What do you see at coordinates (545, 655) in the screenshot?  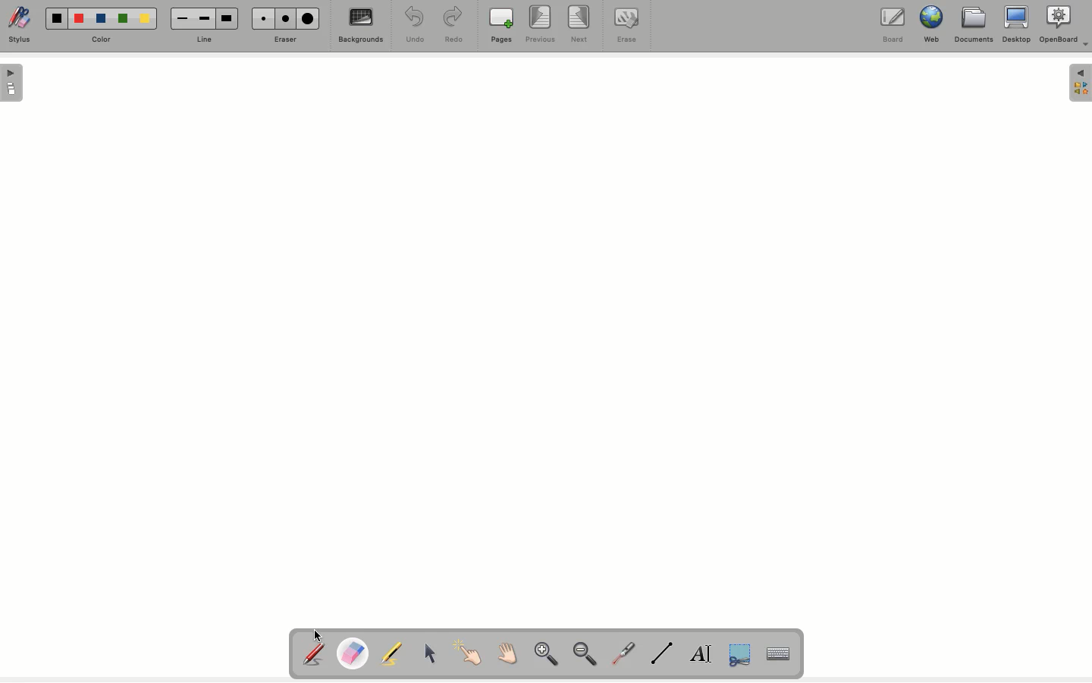 I see `Zoom in` at bounding box center [545, 655].